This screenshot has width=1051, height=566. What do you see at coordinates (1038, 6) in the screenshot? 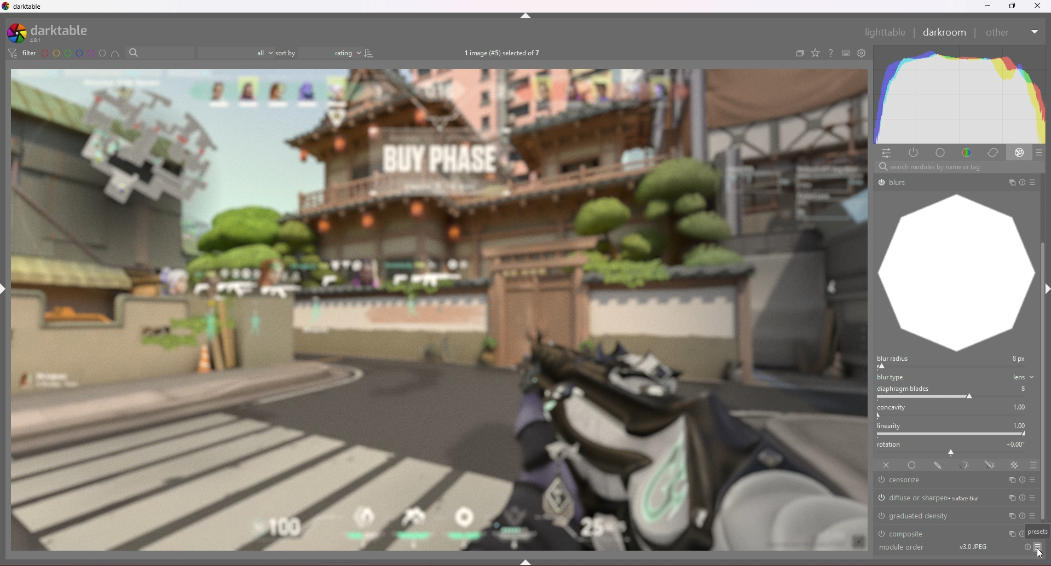
I see `` at bounding box center [1038, 6].